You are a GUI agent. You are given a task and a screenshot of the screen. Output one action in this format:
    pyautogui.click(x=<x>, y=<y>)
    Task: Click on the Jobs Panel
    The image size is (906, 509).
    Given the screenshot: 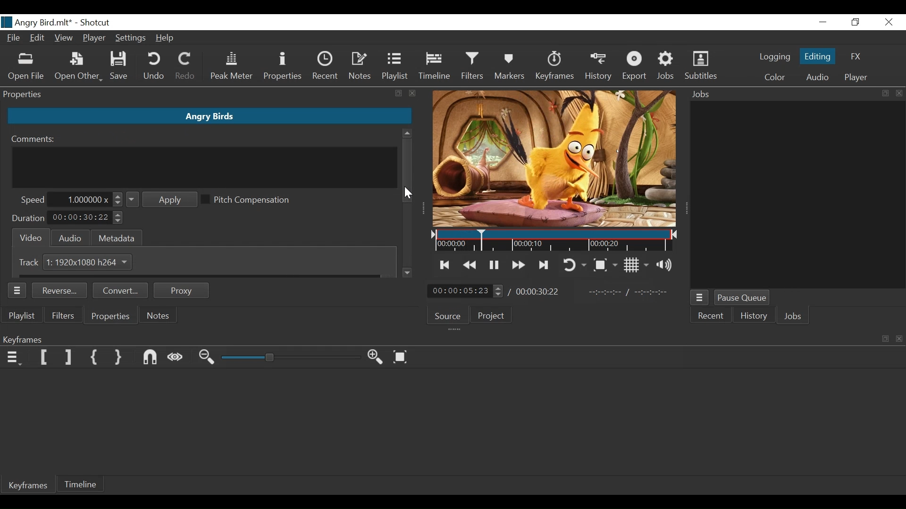 What is the action you would take?
    pyautogui.click(x=793, y=95)
    